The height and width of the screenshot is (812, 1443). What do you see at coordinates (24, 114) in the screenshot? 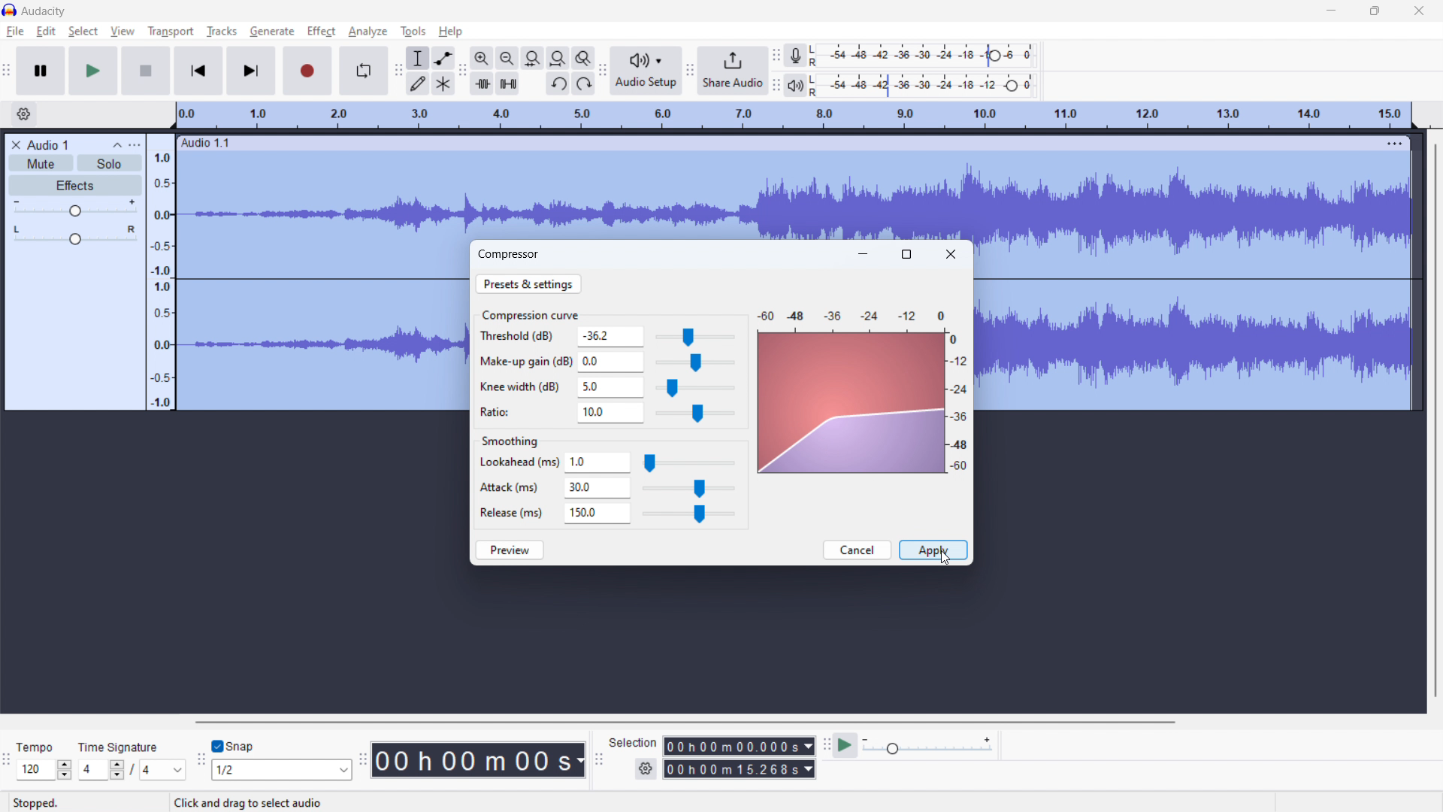
I see `timeline settings` at bounding box center [24, 114].